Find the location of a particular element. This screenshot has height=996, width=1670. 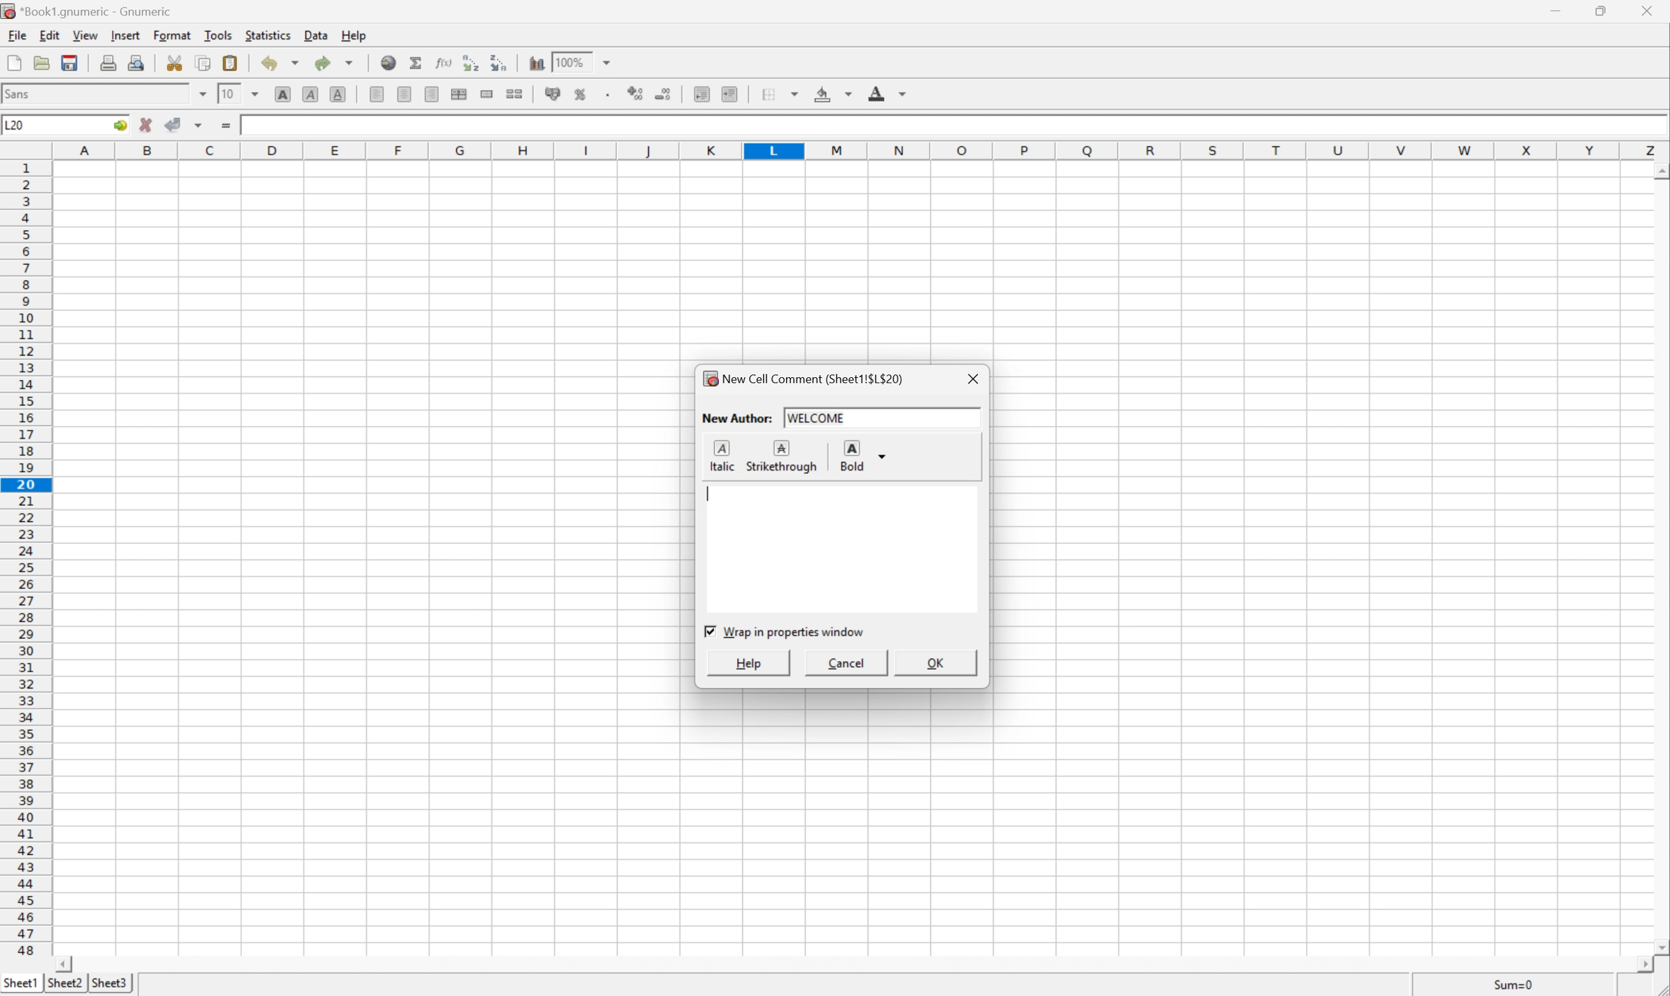

Checkbox is located at coordinates (707, 630).